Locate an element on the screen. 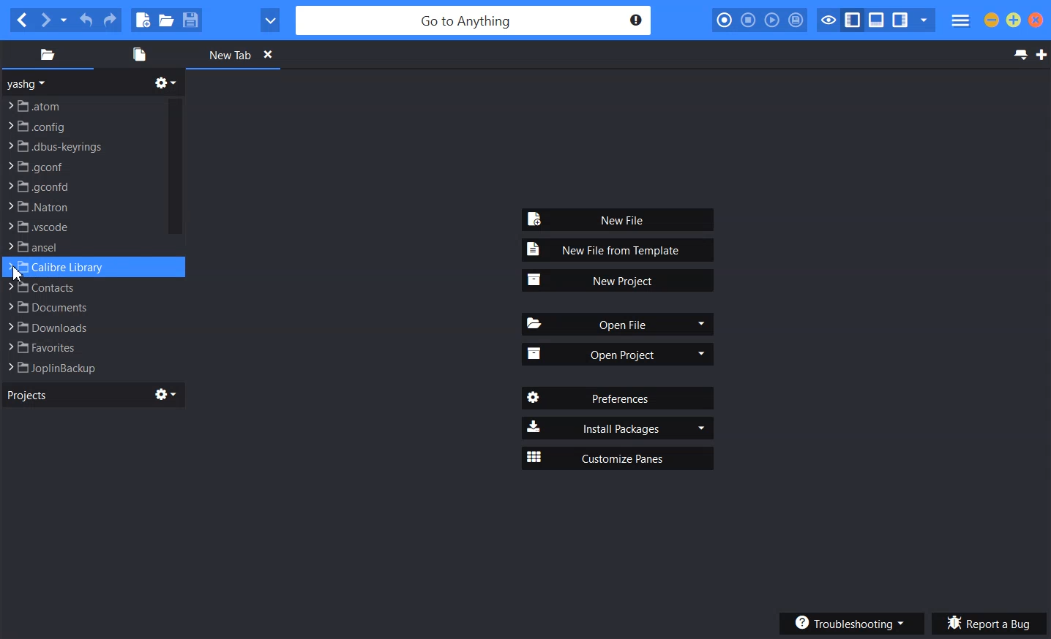 The height and width of the screenshot is (639, 1051). New Tab is located at coordinates (219, 54).